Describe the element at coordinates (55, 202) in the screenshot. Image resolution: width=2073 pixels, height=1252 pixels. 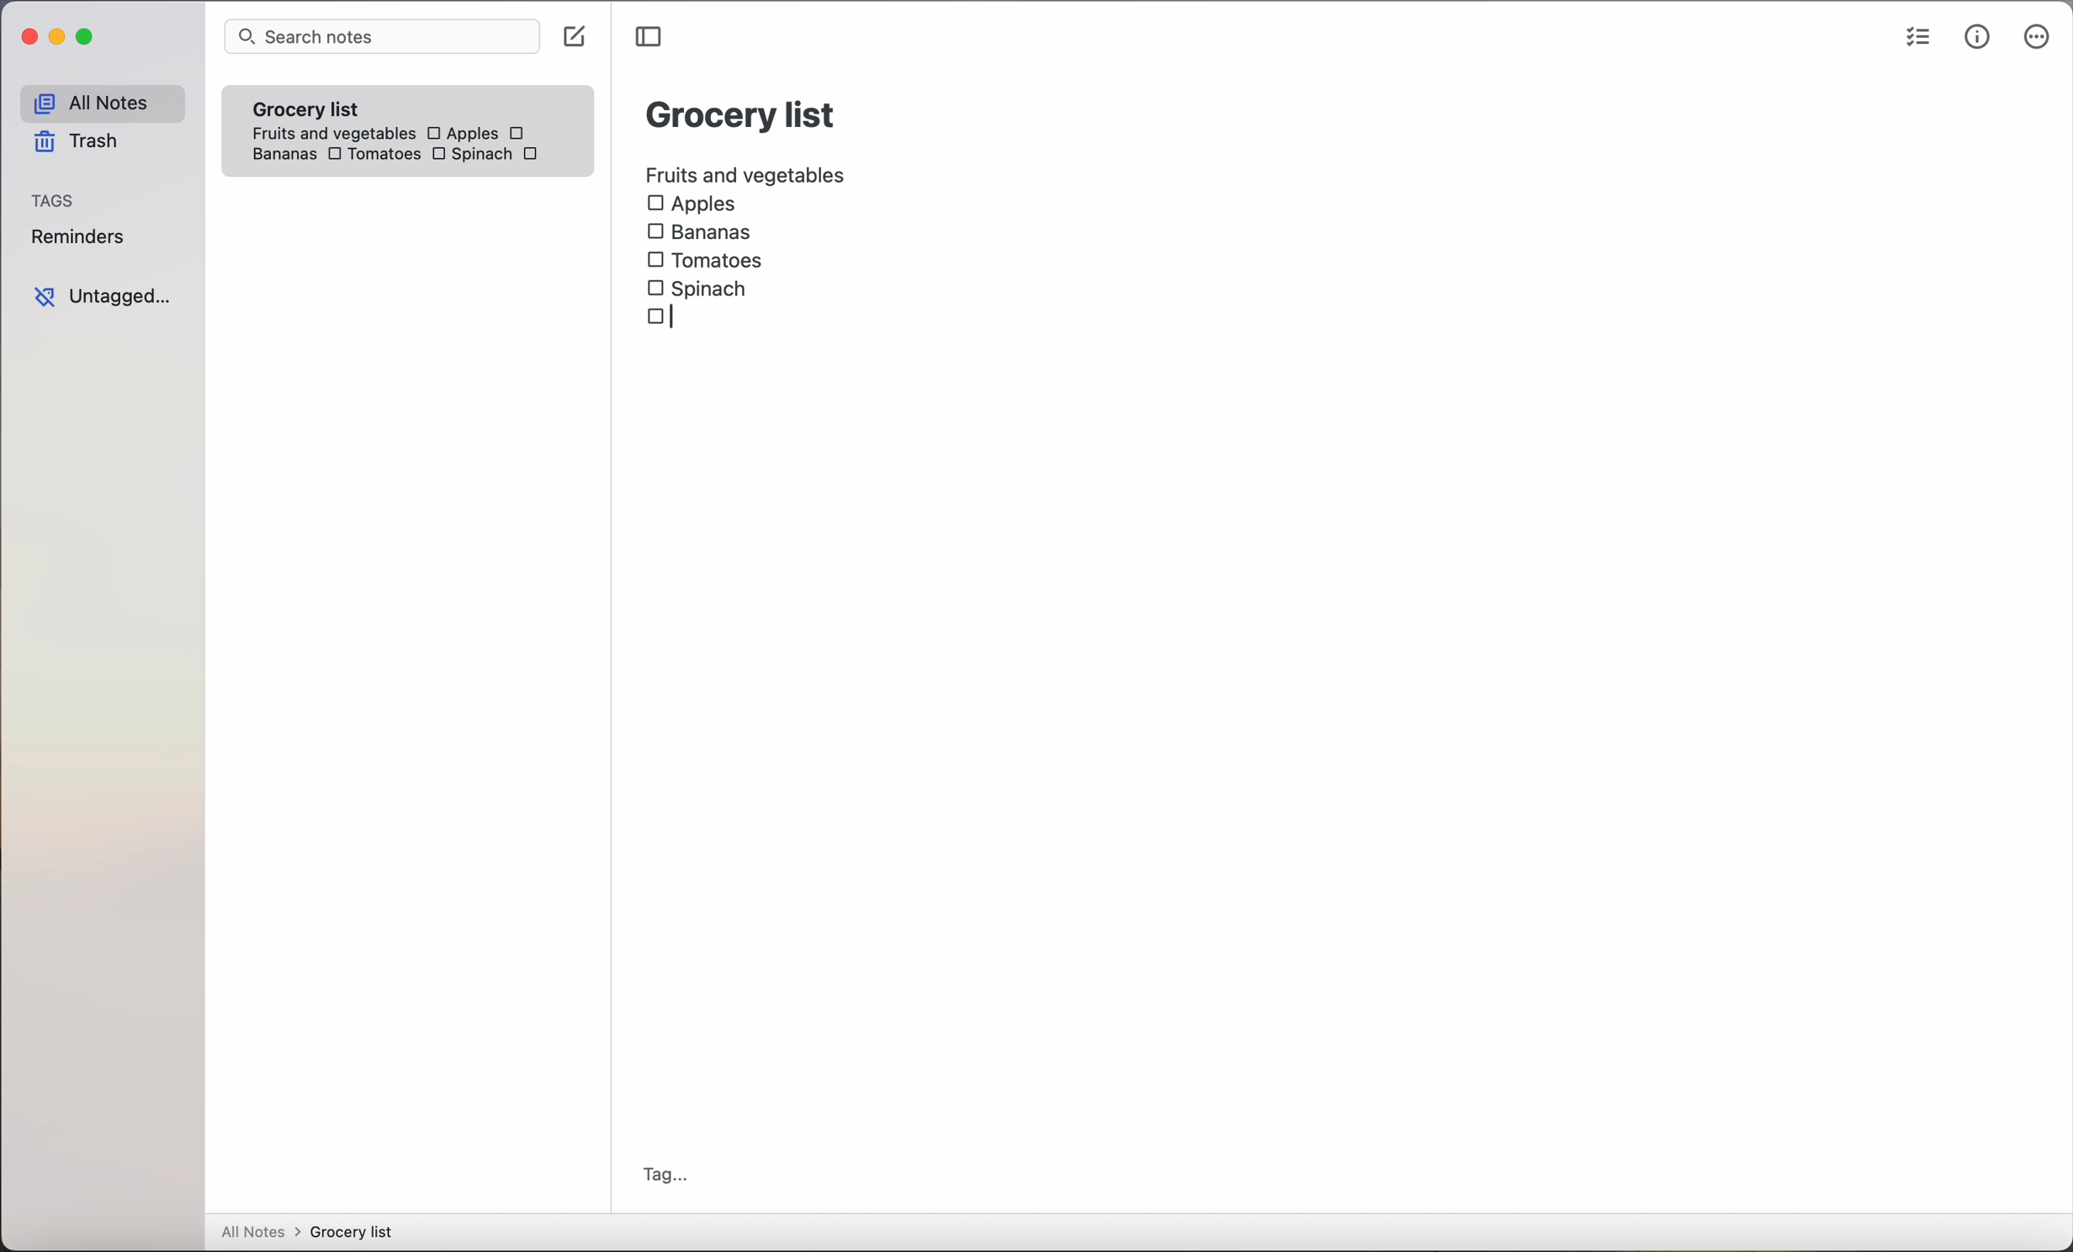
I see `tags` at that location.